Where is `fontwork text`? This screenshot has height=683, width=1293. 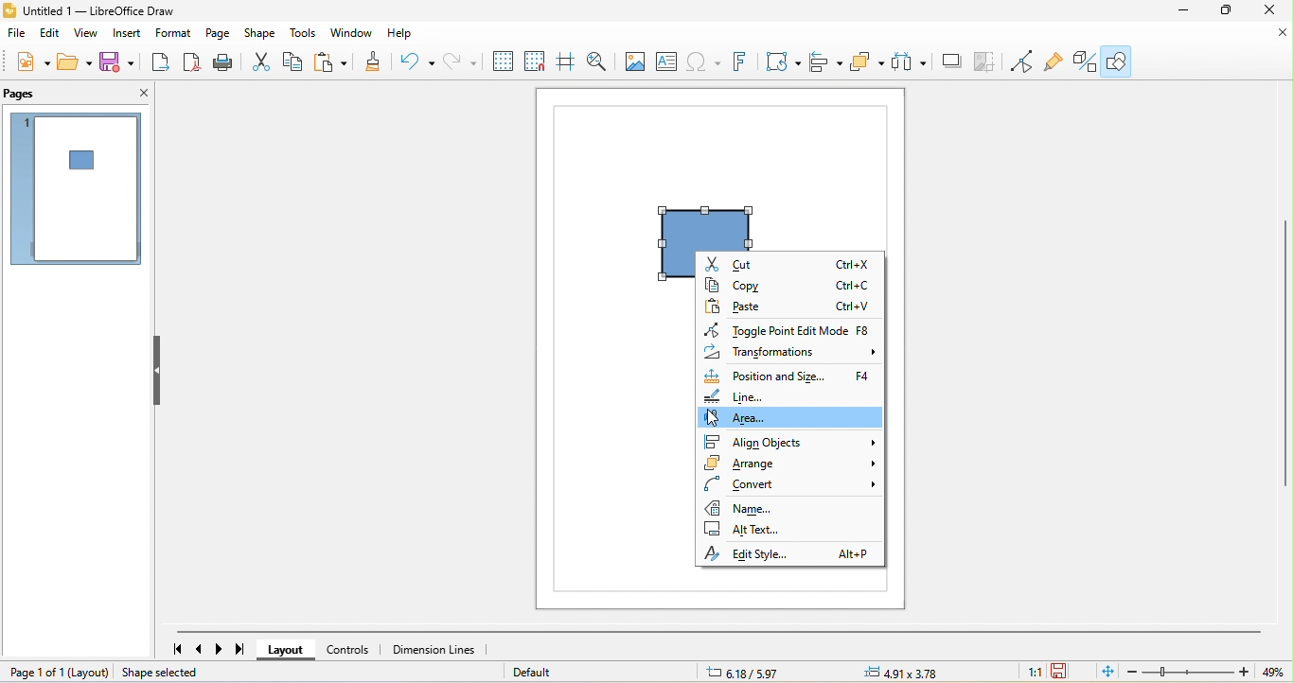 fontwork text is located at coordinates (739, 62).